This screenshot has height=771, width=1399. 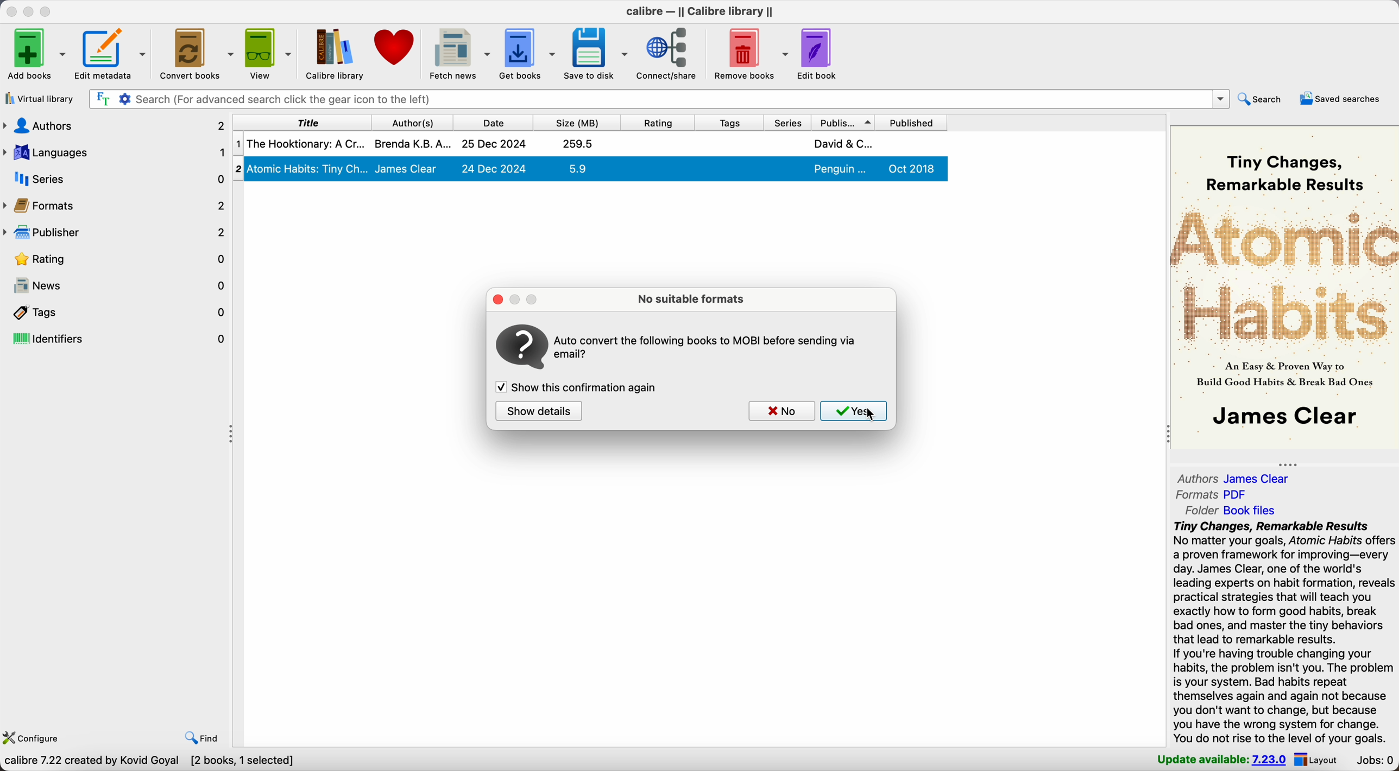 I want to click on series, so click(x=115, y=179).